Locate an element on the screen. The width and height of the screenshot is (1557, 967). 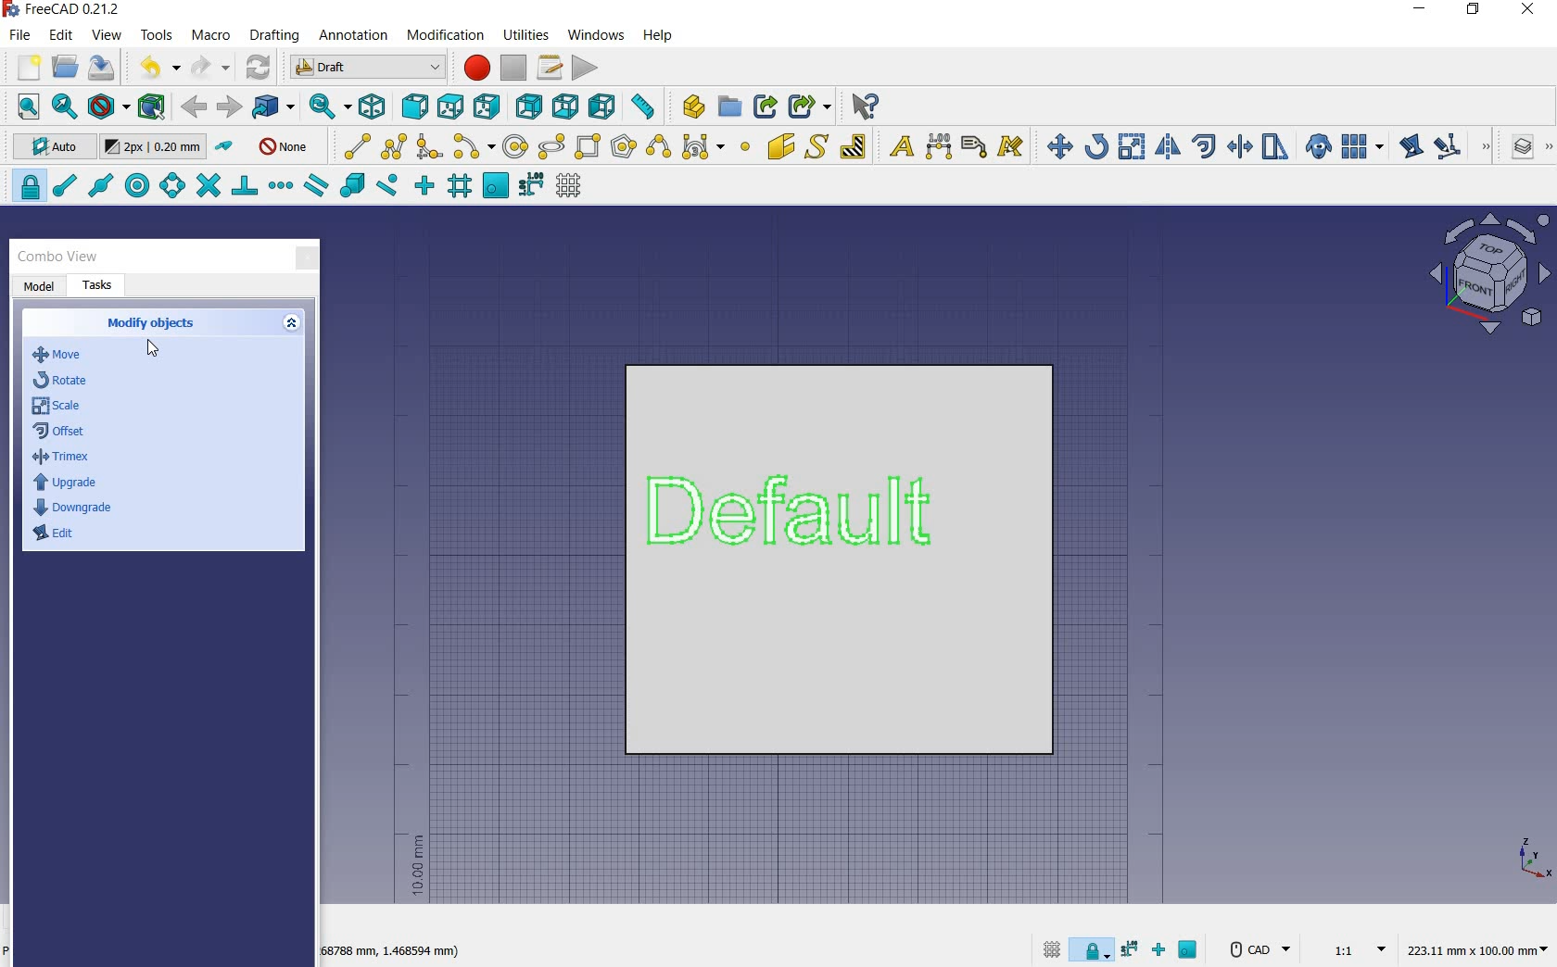
close is located at coordinates (307, 259).